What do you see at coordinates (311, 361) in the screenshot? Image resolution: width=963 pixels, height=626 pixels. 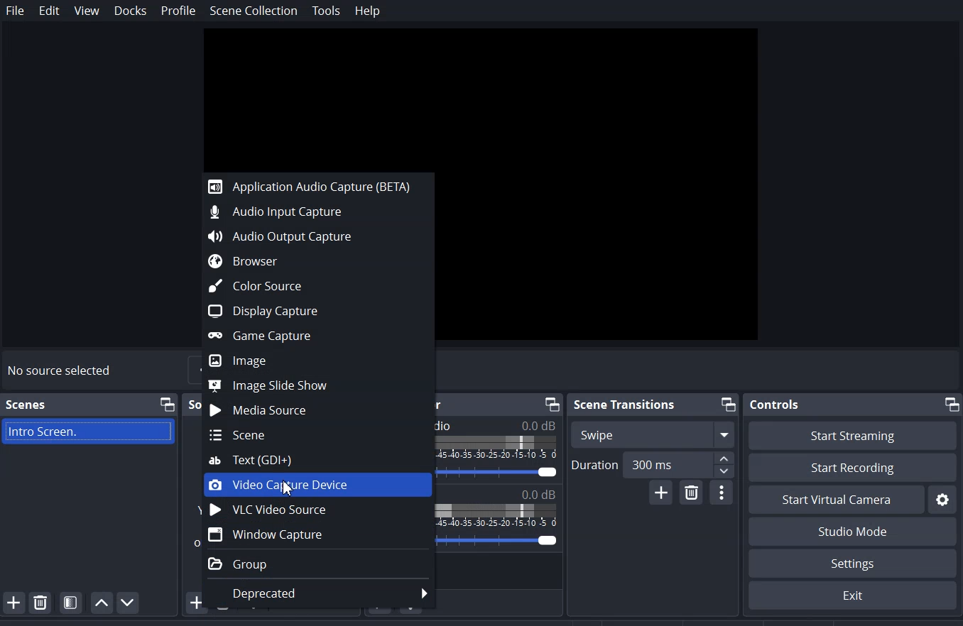 I see `Image` at bounding box center [311, 361].